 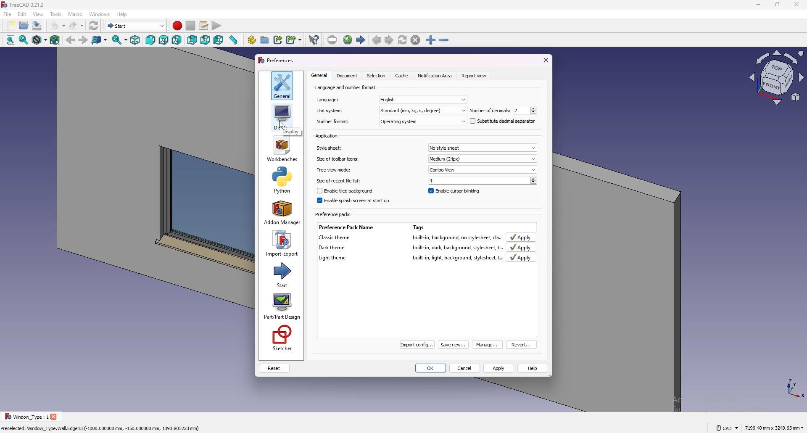 What do you see at coordinates (421, 228) in the screenshot?
I see `Tags` at bounding box center [421, 228].